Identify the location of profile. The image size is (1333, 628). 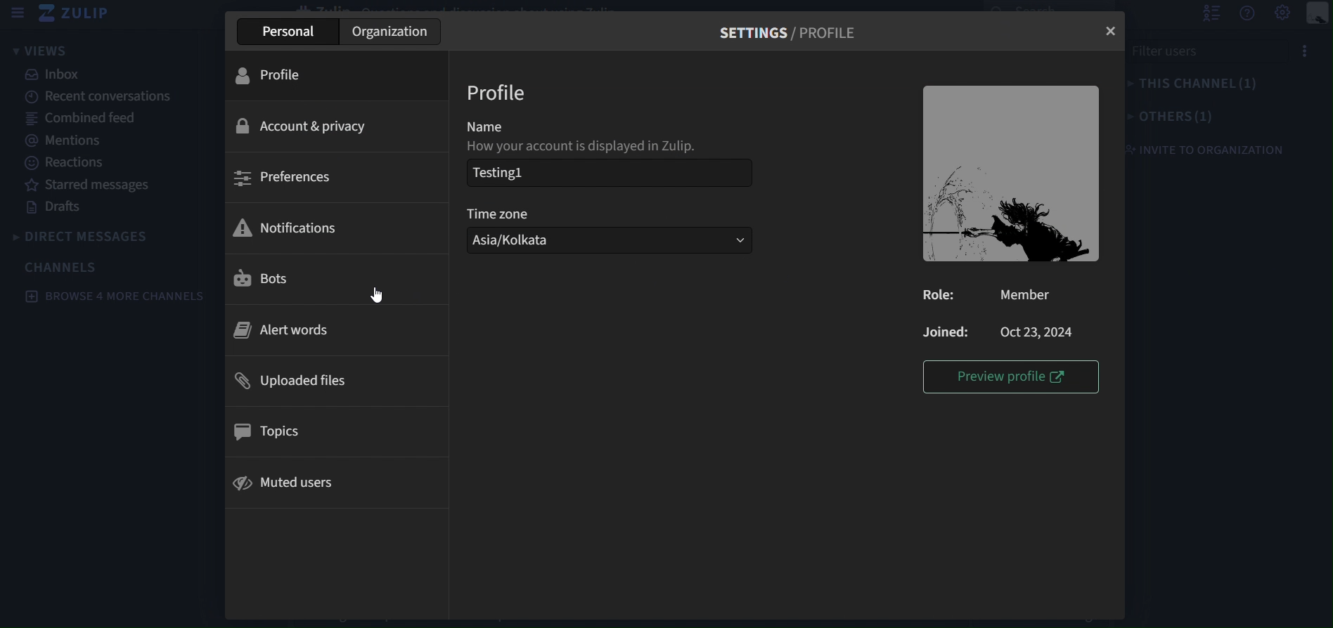
(497, 95).